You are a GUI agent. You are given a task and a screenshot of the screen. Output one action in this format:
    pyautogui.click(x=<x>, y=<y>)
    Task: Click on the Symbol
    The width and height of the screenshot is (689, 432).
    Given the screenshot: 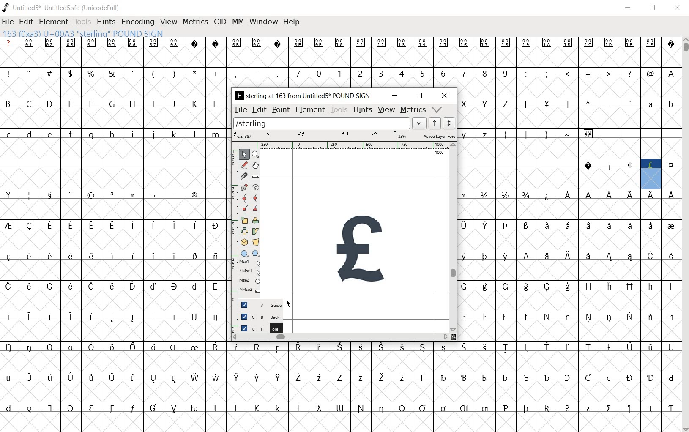 What is the action you would take?
    pyautogui.click(x=50, y=378)
    